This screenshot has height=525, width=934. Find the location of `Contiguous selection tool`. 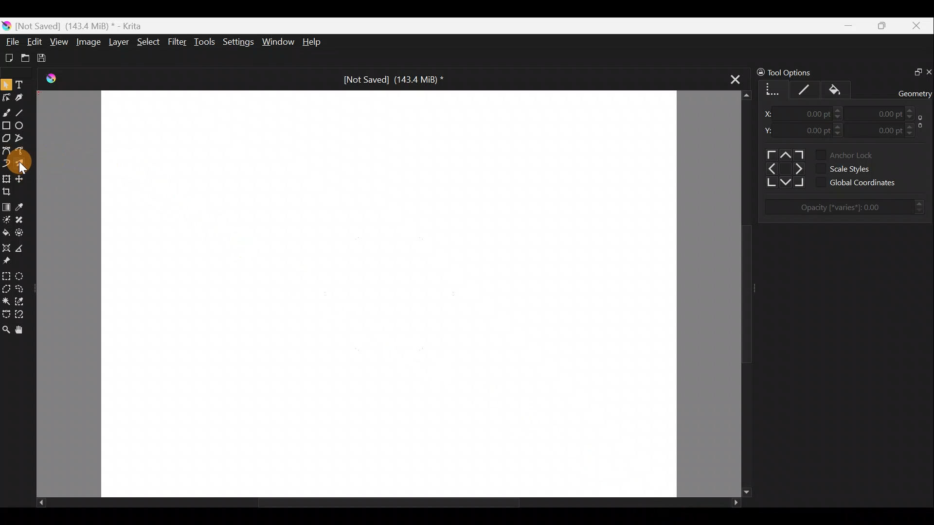

Contiguous selection tool is located at coordinates (6, 299).